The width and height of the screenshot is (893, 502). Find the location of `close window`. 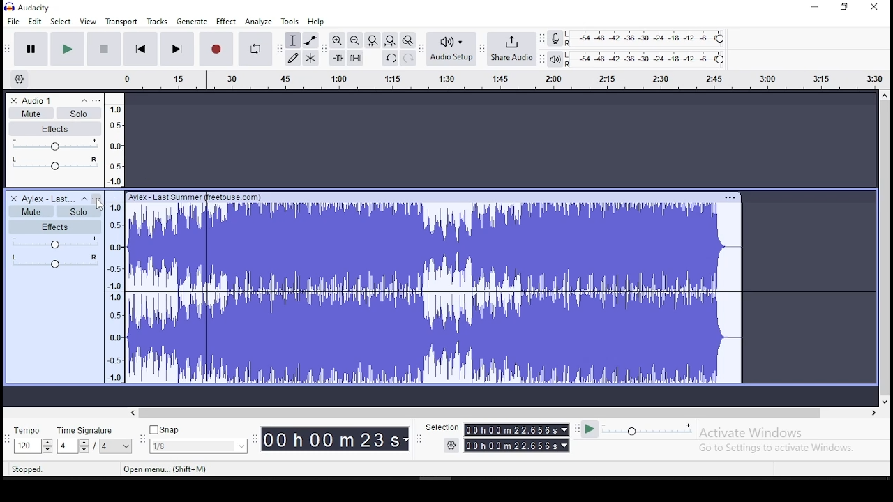

close window is located at coordinates (876, 6).